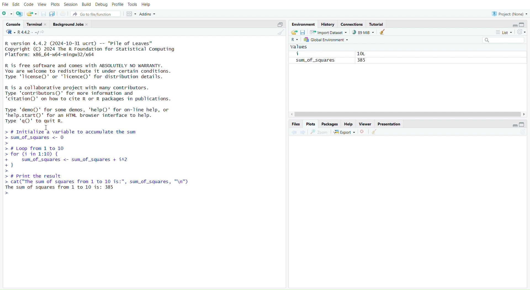  Describe the element at coordinates (52, 14) in the screenshot. I see `save all open documents` at that location.